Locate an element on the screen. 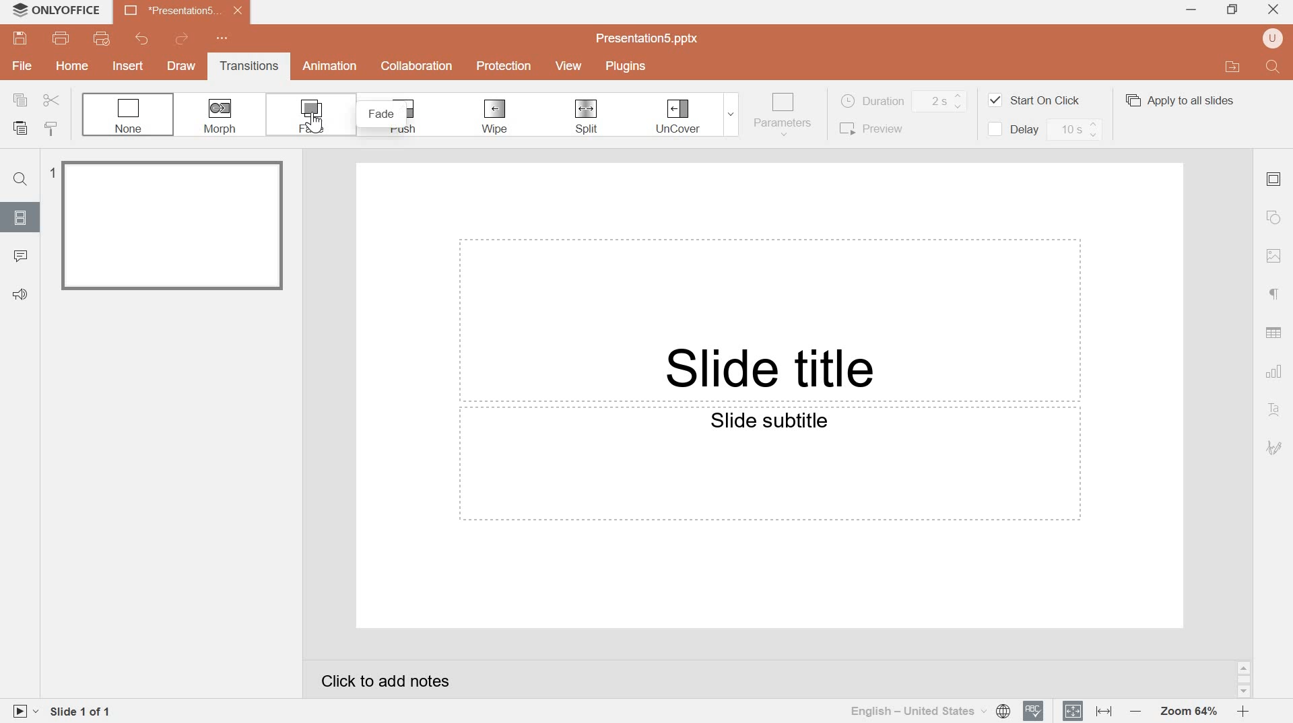 This screenshot has width=1293, height=723. redo is located at coordinates (181, 38).